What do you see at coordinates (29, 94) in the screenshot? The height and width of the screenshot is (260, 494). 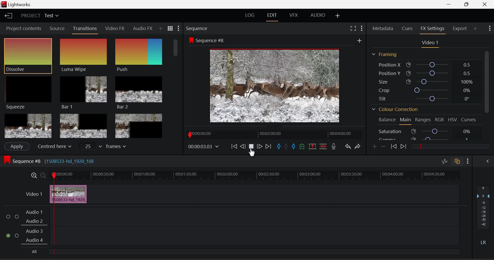 I see `Squeeze` at bounding box center [29, 94].